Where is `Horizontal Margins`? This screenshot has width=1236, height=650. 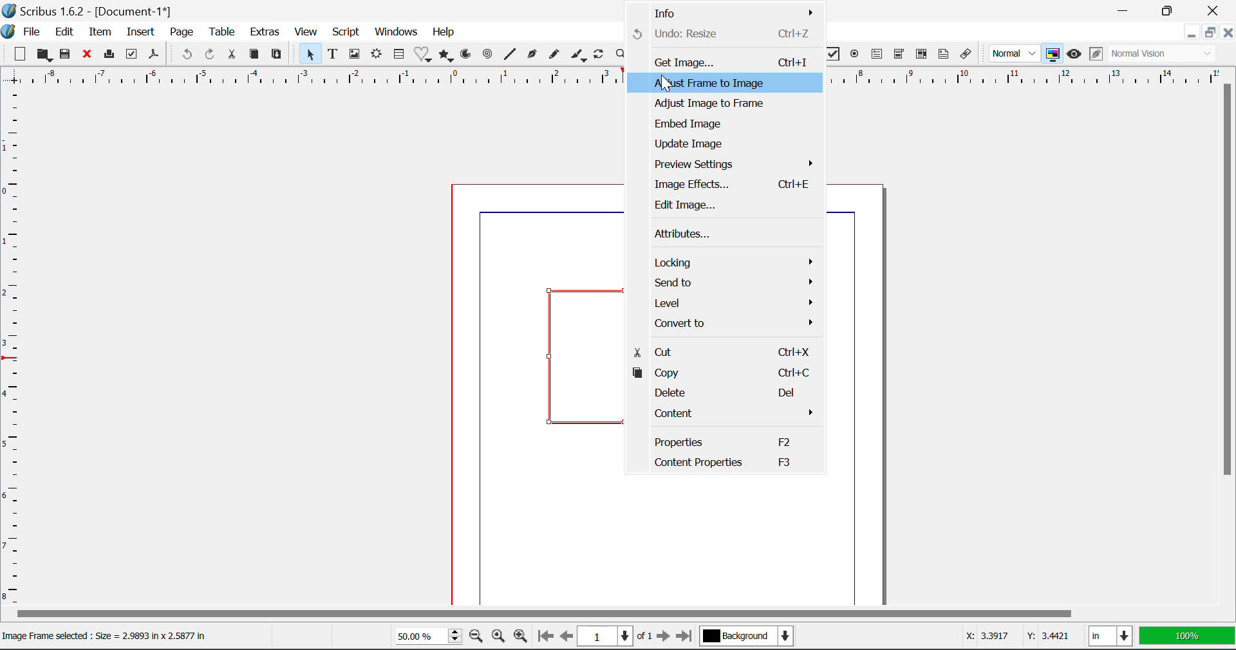 Horizontal Margins is located at coordinates (12, 349).